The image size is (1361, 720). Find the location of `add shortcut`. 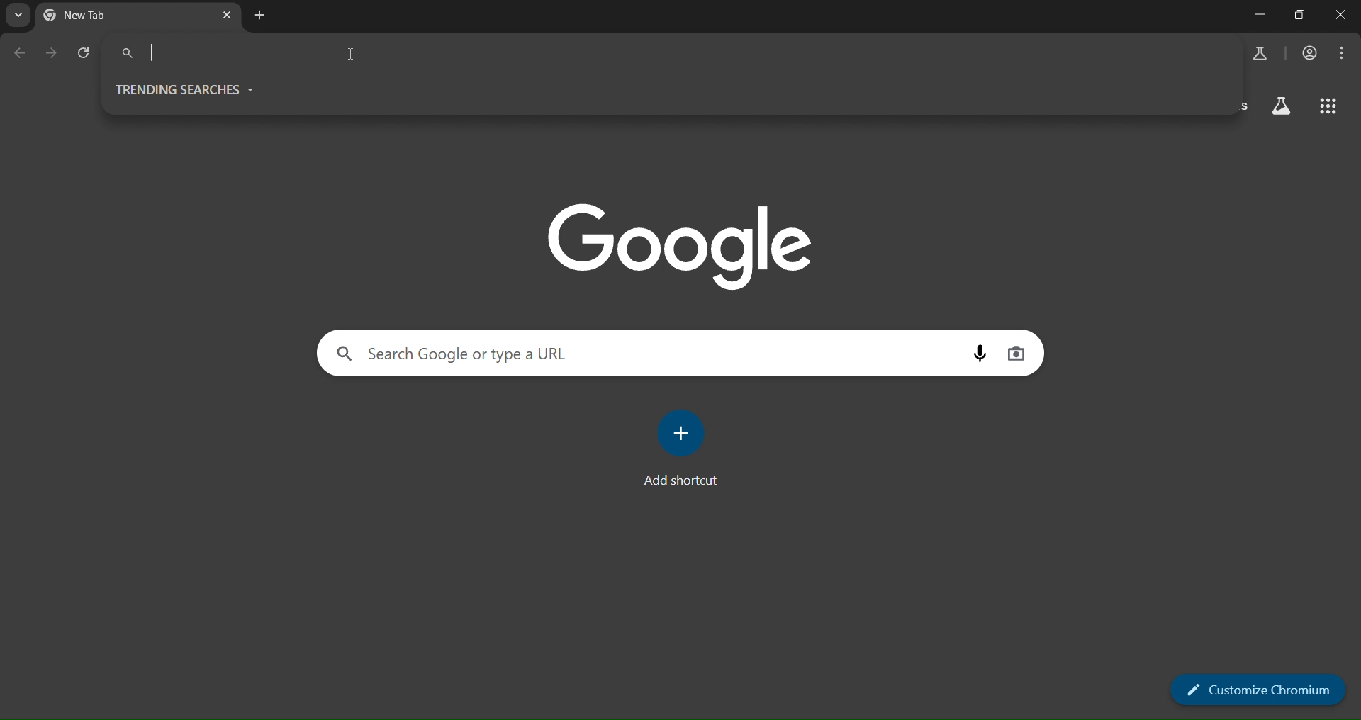

add shortcut is located at coordinates (686, 449).